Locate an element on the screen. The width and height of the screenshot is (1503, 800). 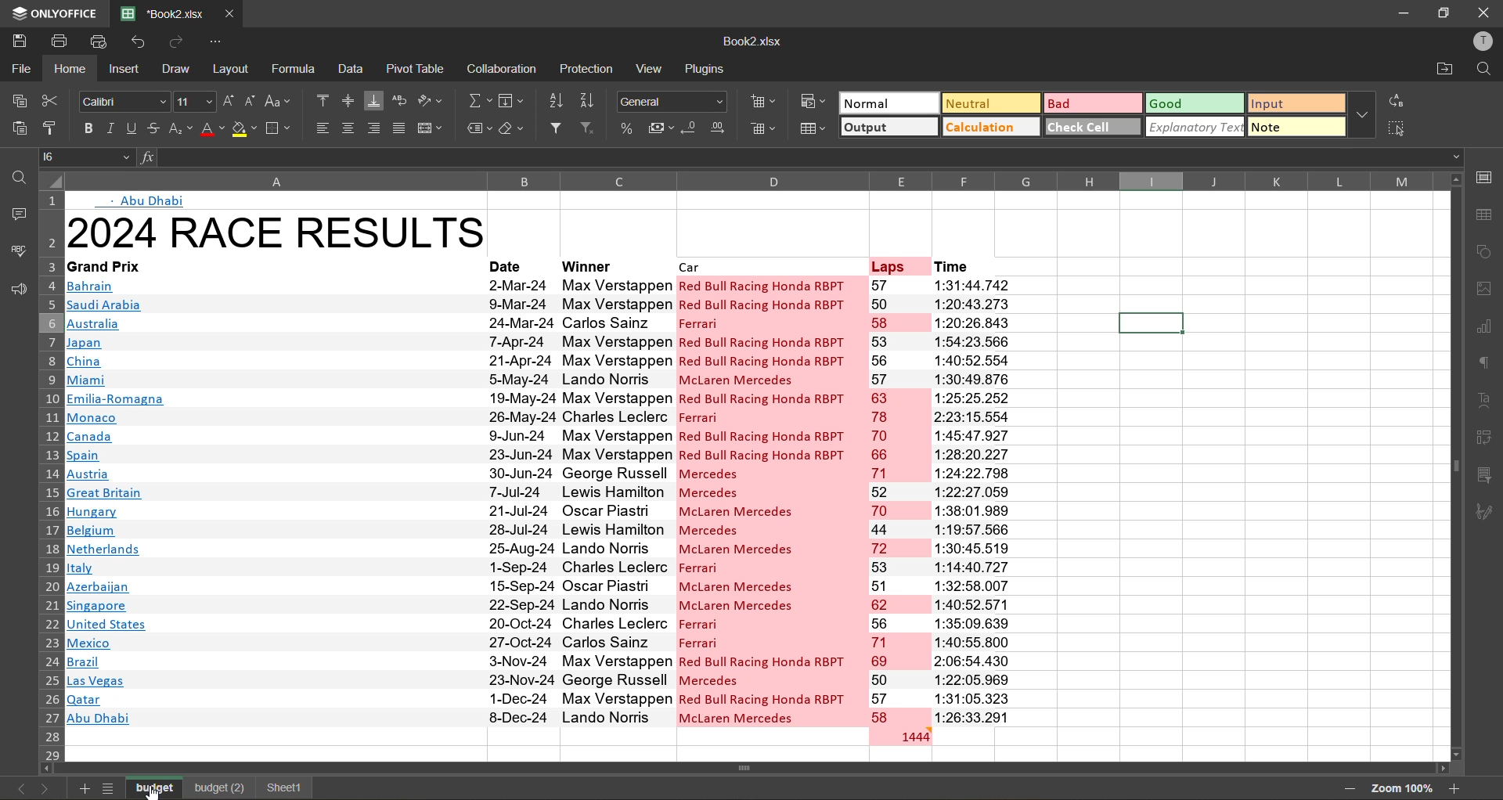
zoom in is located at coordinates (1455, 787).